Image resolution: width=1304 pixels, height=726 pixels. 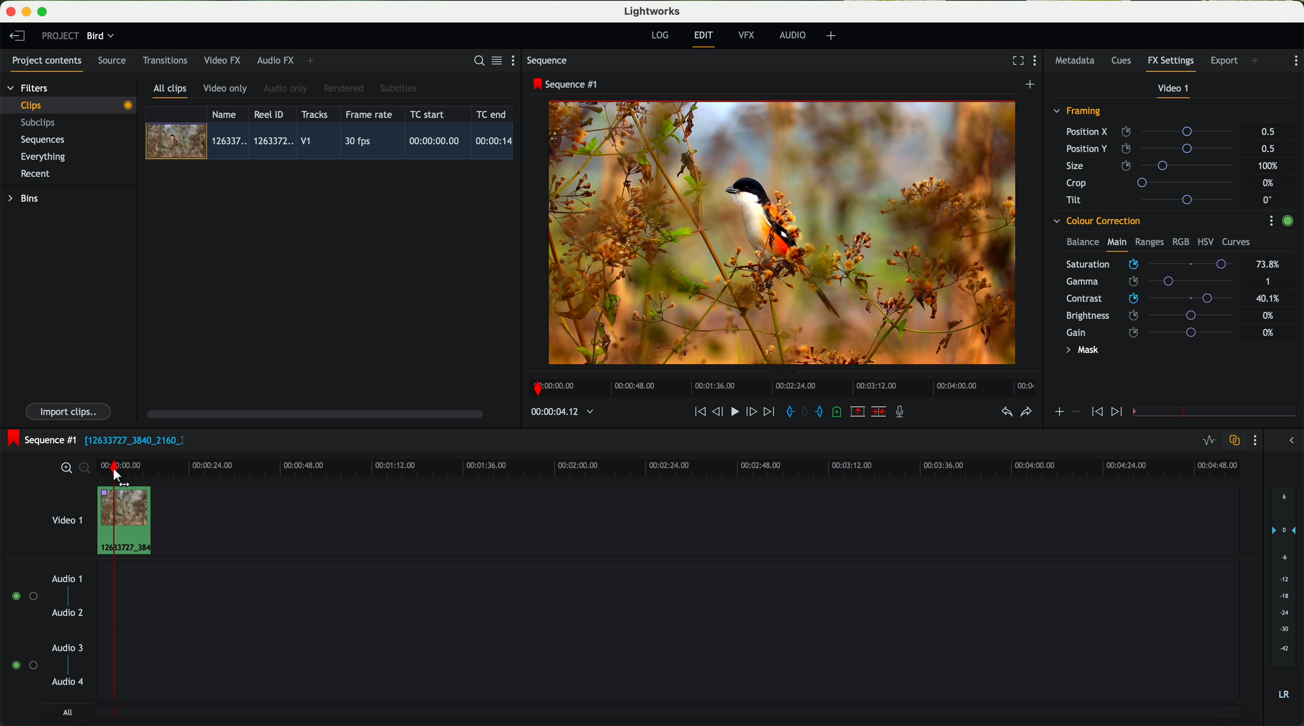 What do you see at coordinates (1156, 316) in the screenshot?
I see `brightness` at bounding box center [1156, 316].